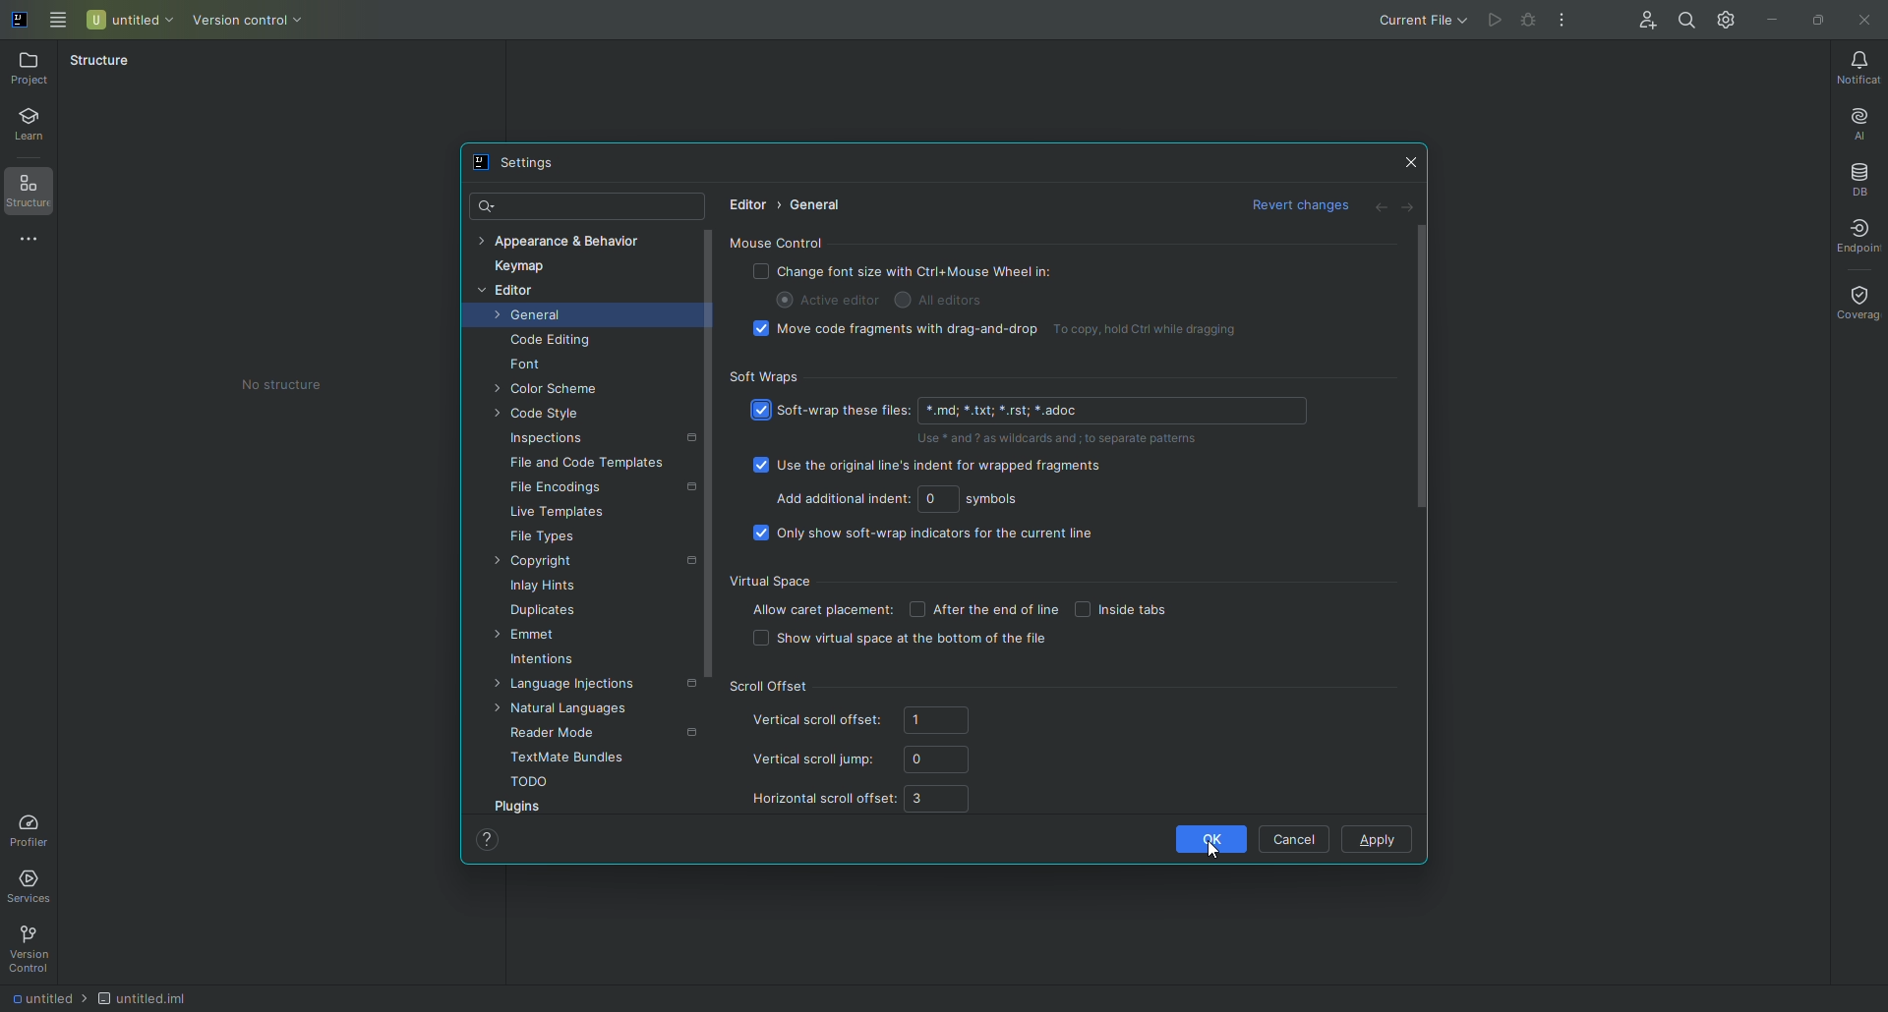 The height and width of the screenshot is (1012, 1888). What do you see at coordinates (870, 723) in the screenshot?
I see `Vertical scroll offset` at bounding box center [870, 723].